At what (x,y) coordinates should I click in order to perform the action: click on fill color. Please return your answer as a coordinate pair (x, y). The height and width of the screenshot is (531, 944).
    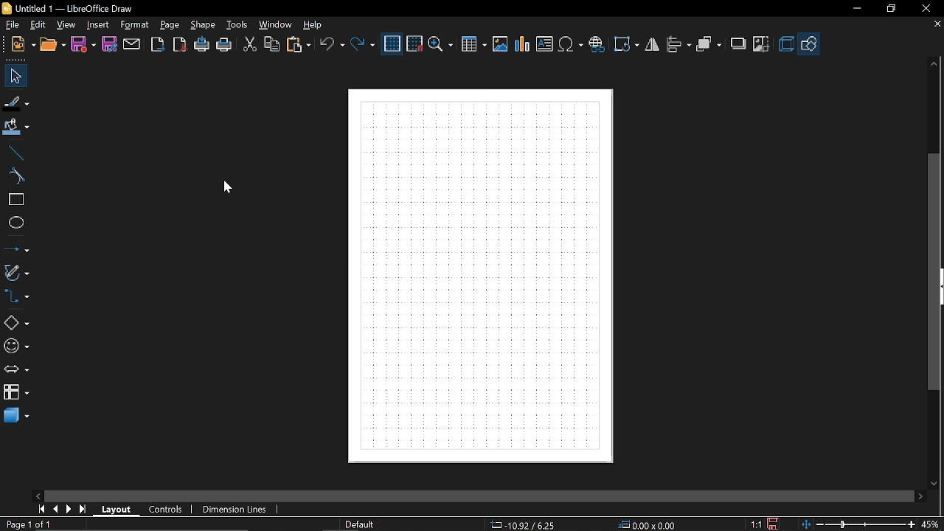
    Looking at the image, I should click on (17, 128).